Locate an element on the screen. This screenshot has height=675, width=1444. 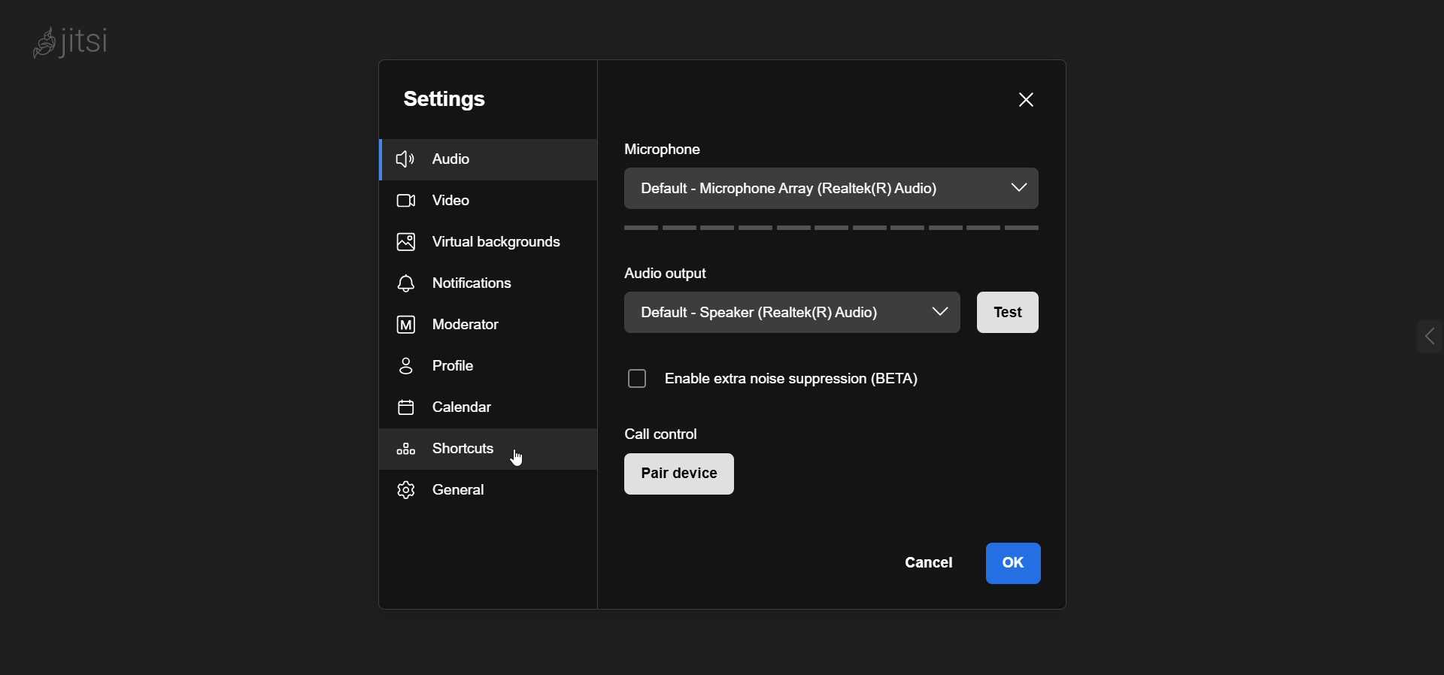
dropdown is located at coordinates (1015, 187).